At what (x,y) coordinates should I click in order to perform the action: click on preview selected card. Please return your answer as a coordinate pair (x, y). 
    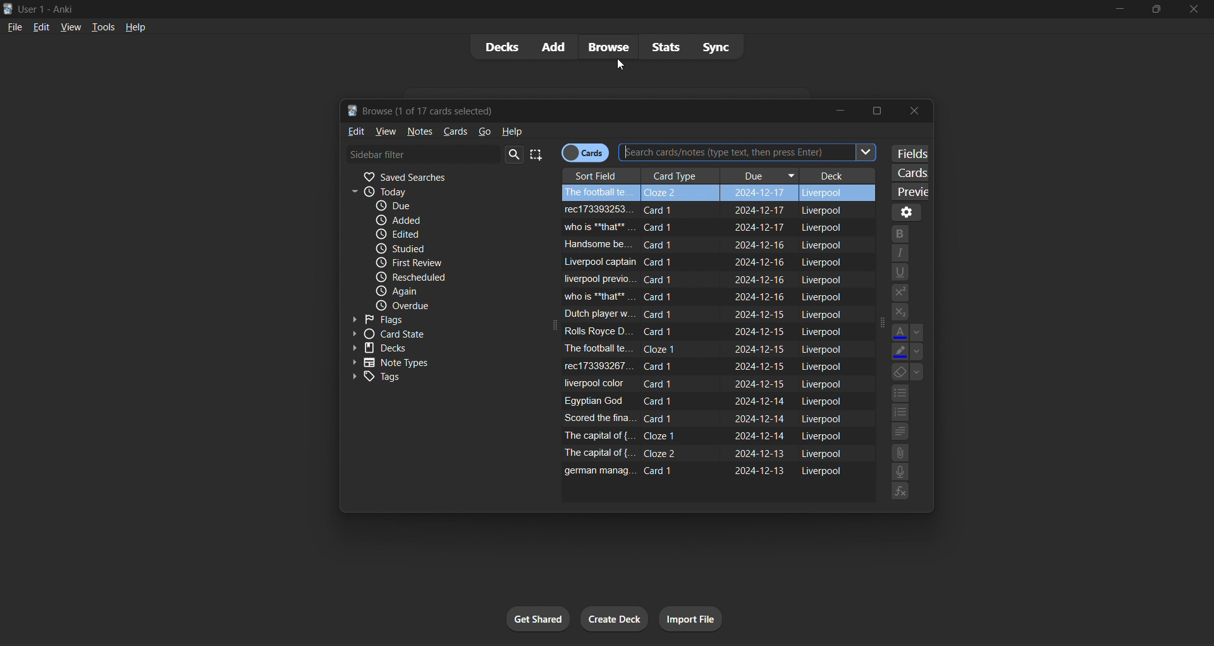
    Looking at the image, I should click on (913, 192).